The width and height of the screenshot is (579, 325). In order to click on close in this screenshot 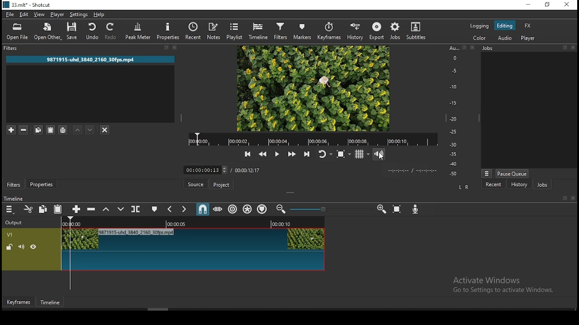, I will do `click(176, 48)`.